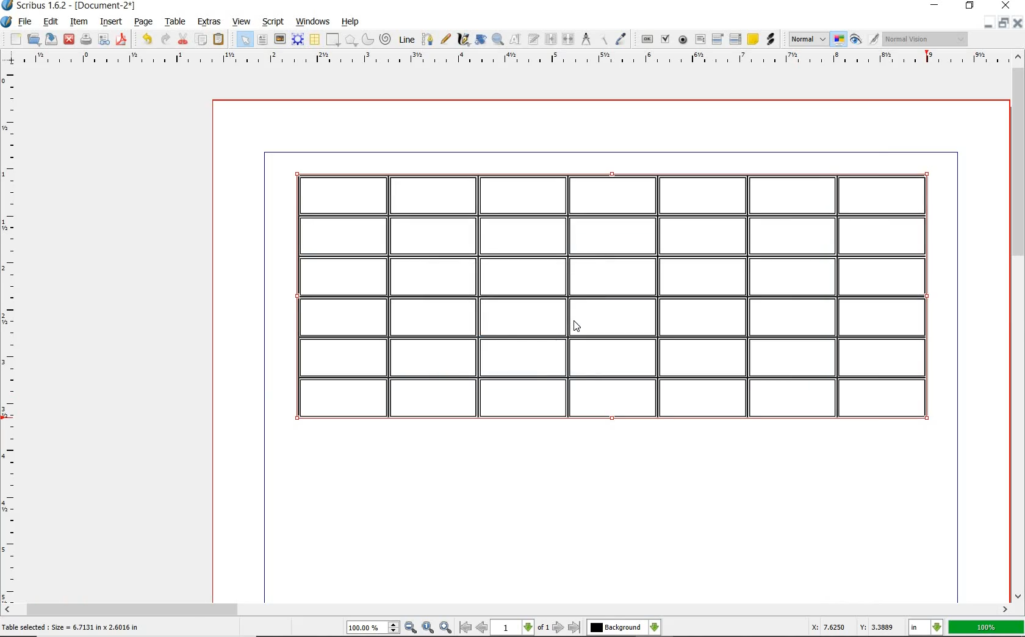  Describe the element at coordinates (1005, 6) in the screenshot. I see `close` at that location.